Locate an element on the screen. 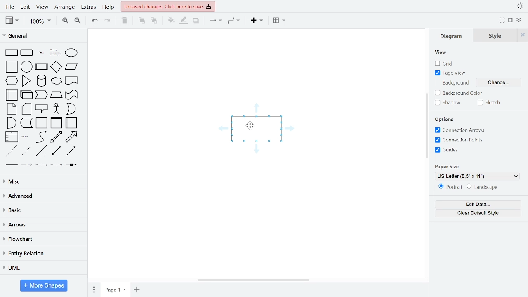 This screenshot has width=528, height=297. pages is located at coordinates (94, 289).